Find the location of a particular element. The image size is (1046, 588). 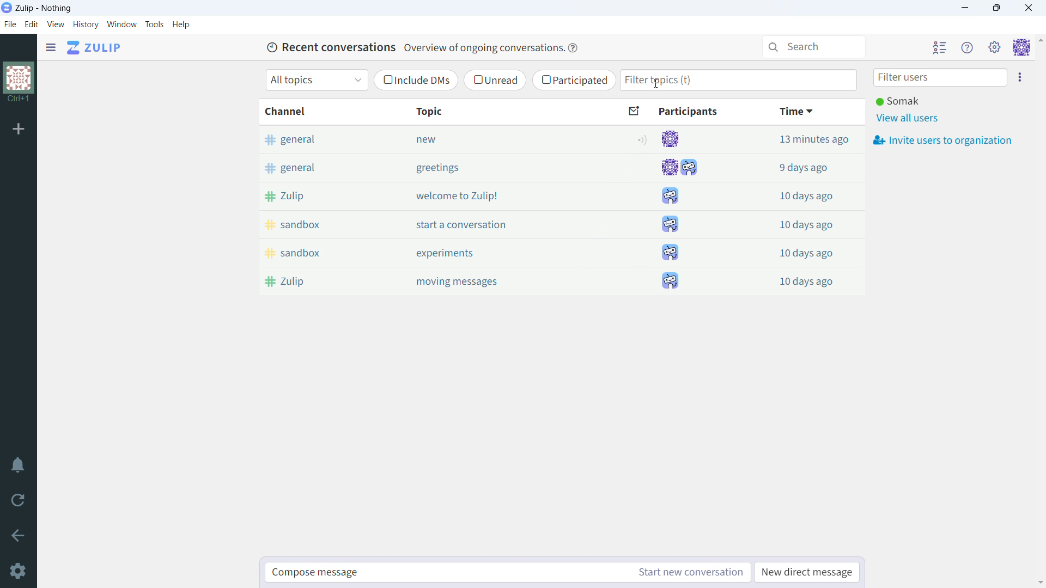

general is located at coordinates (314, 139).